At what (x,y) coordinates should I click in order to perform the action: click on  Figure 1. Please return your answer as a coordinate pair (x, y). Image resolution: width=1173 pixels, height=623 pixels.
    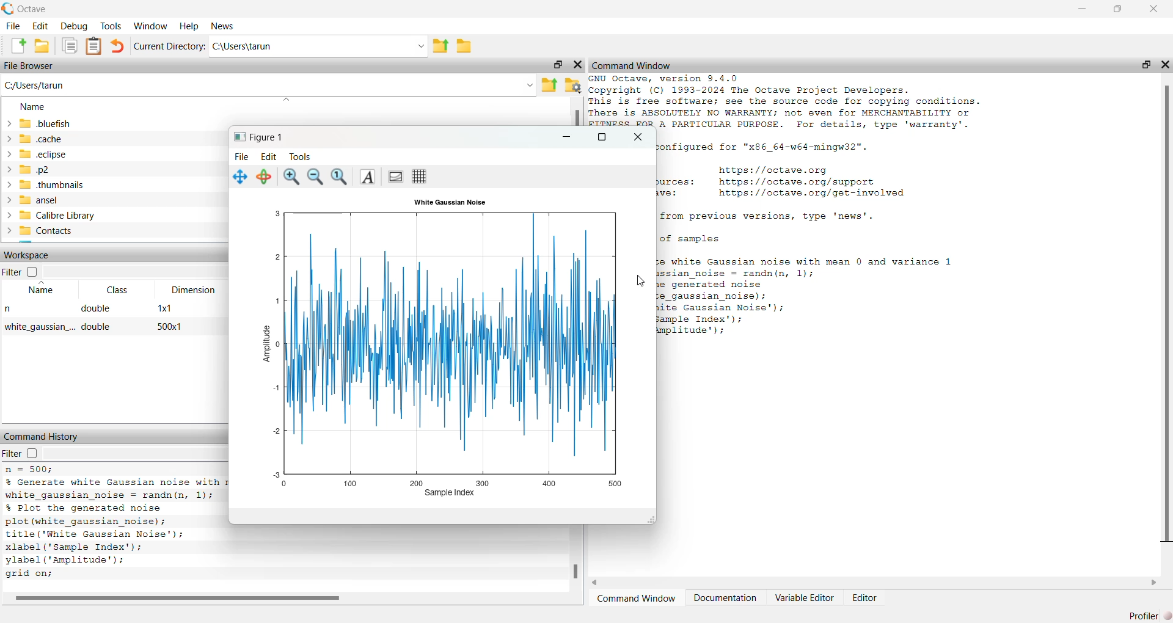
    Looking at the image, I should click on (260, 137).